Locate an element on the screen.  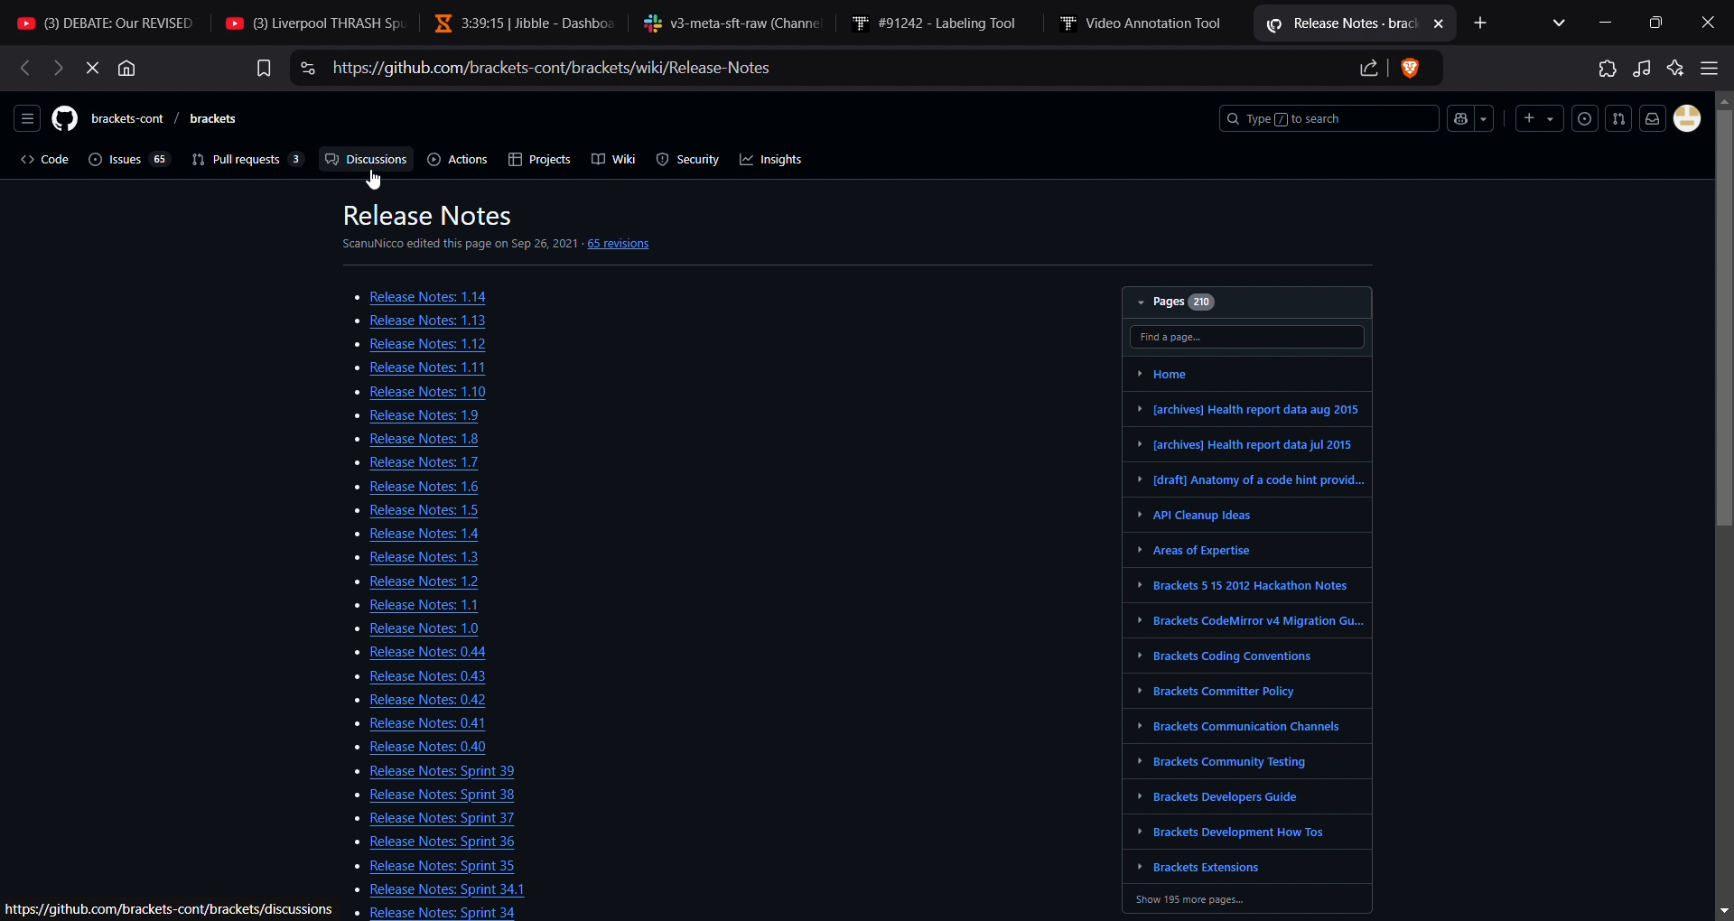
release notes - brackets is located at coordinates (1353, 22).